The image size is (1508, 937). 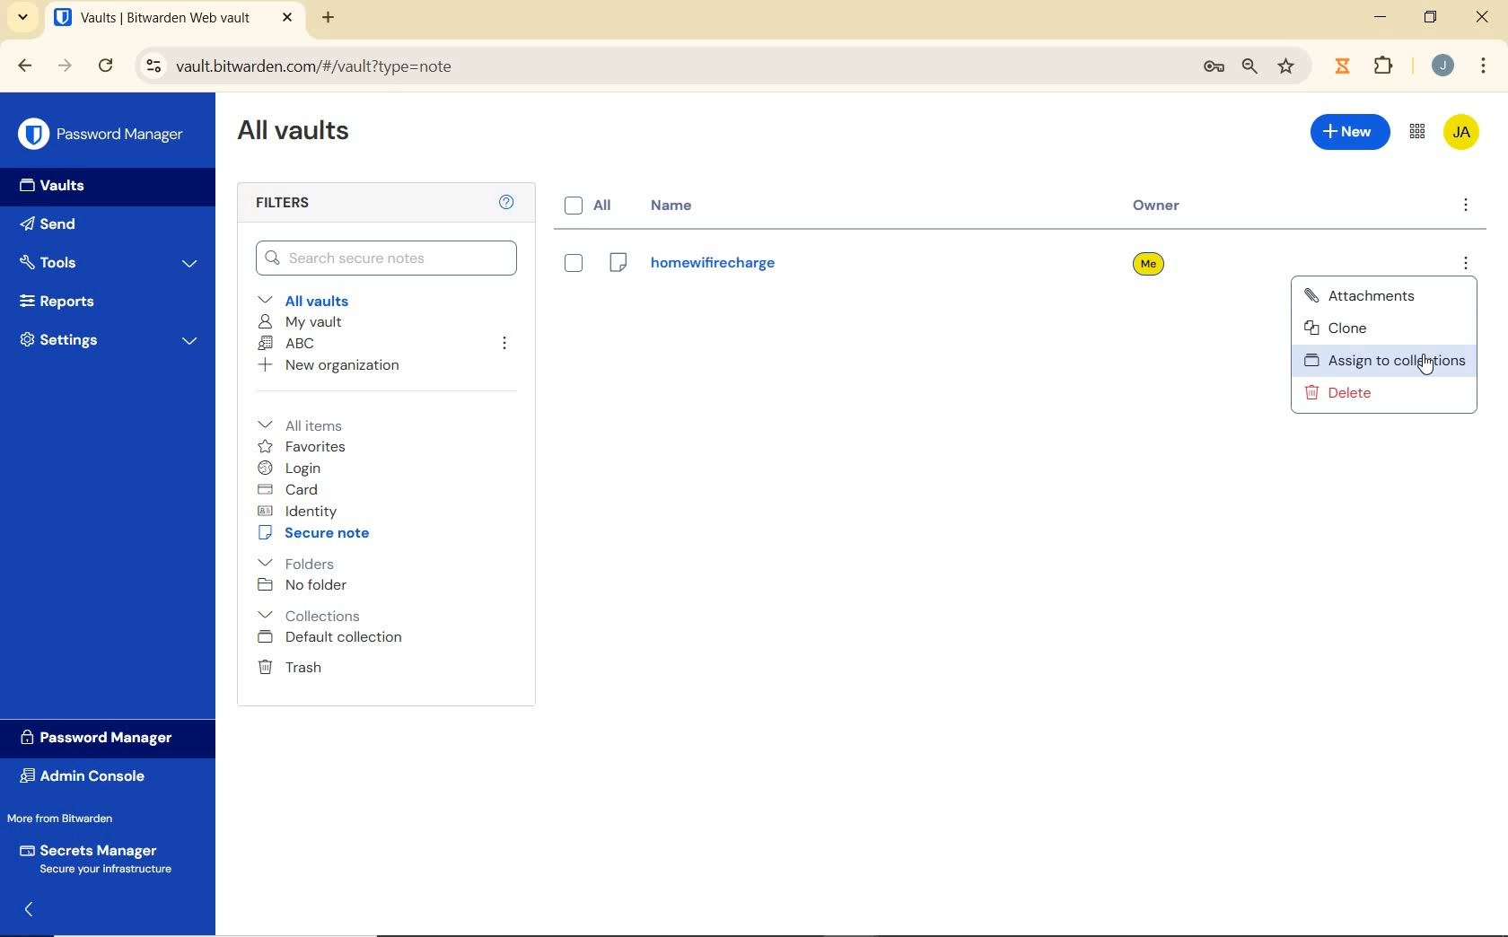 What do you see at coordinates (291, 489) in the screenshot?
I see `card` at bounding box center [291, 489].